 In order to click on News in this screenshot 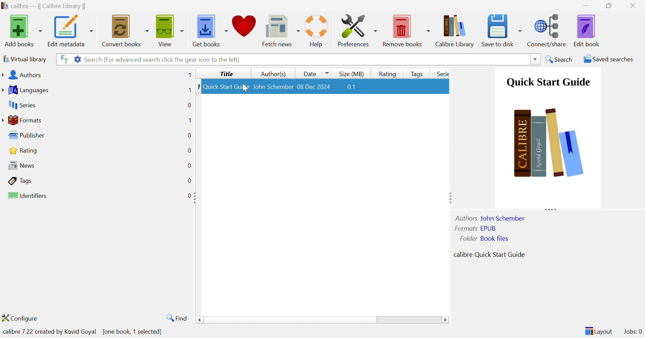, I will do `click(19, 165)`.